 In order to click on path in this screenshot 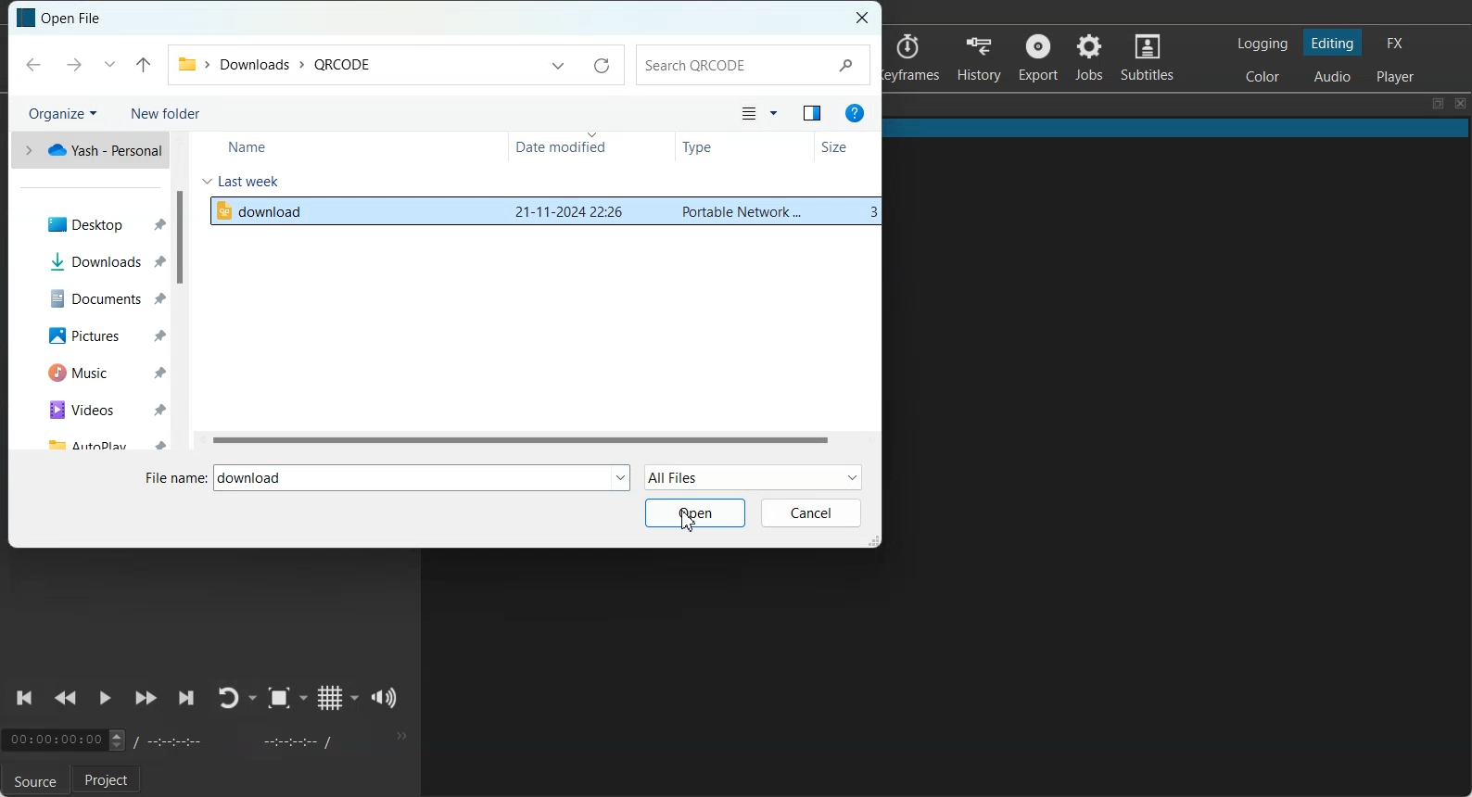, I will do `click(278, 64)`.